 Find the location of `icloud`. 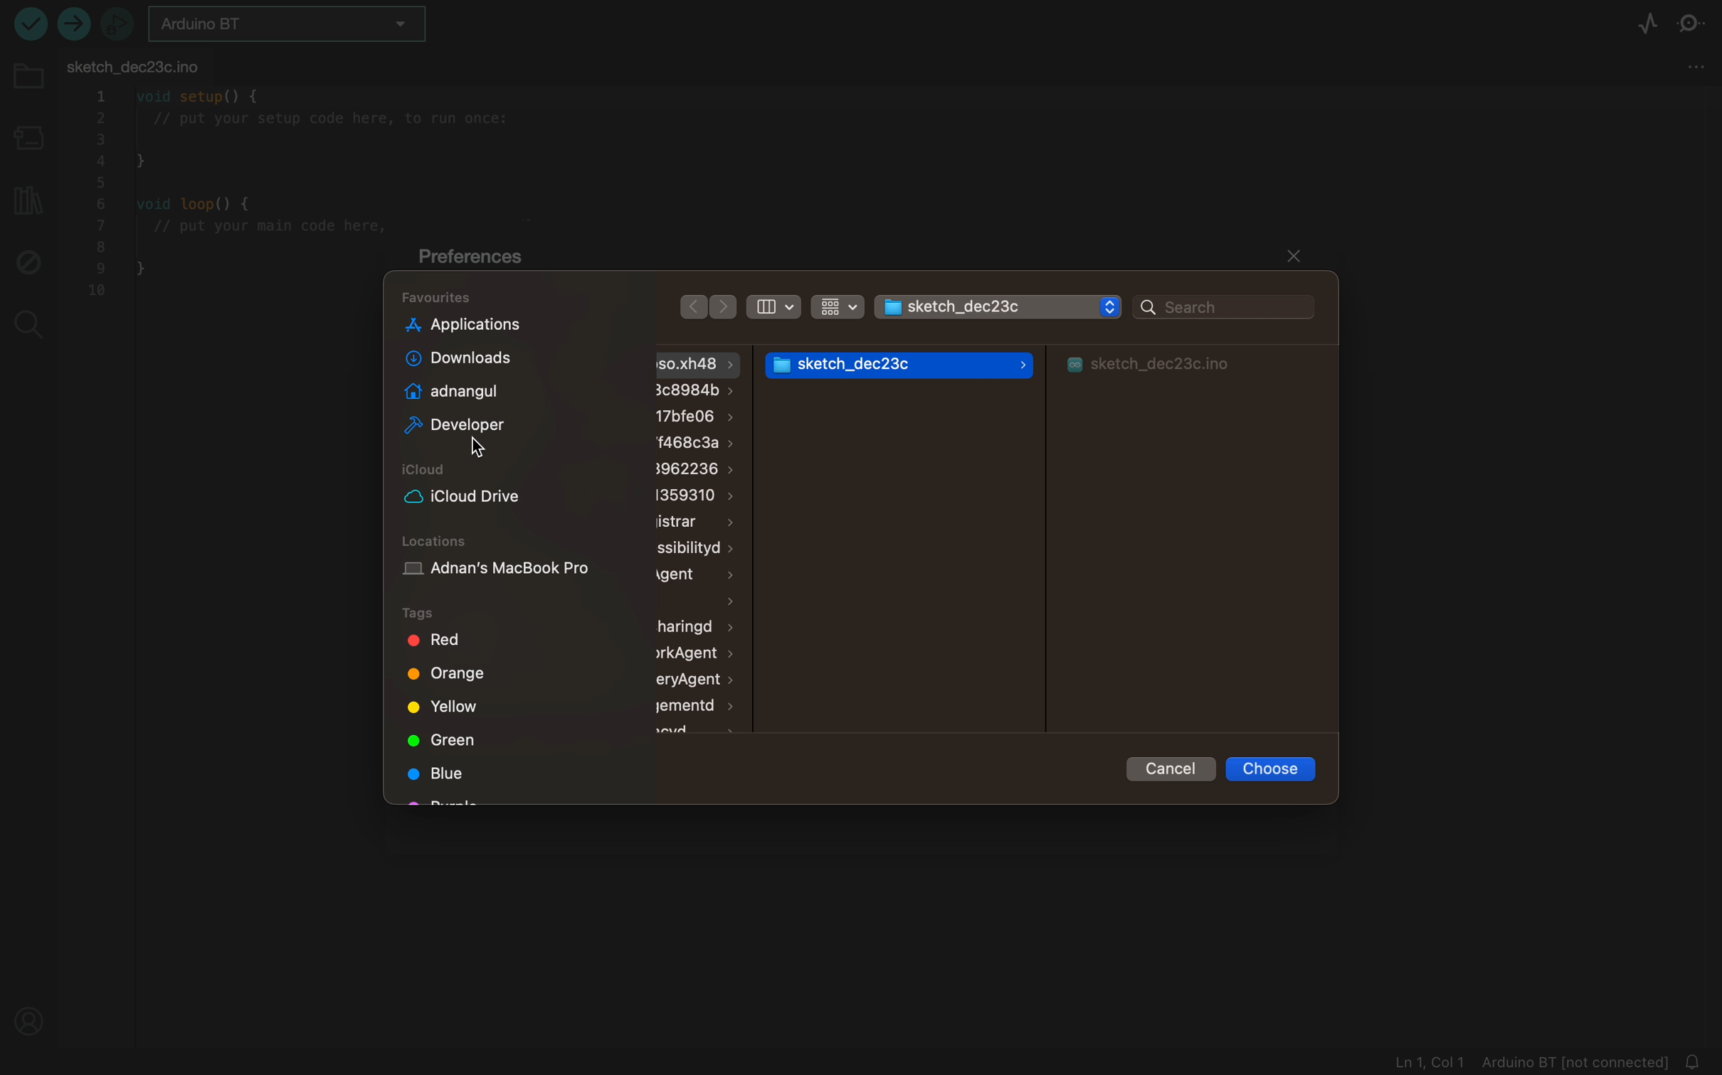

icloud is located at coordinates (465, 489).